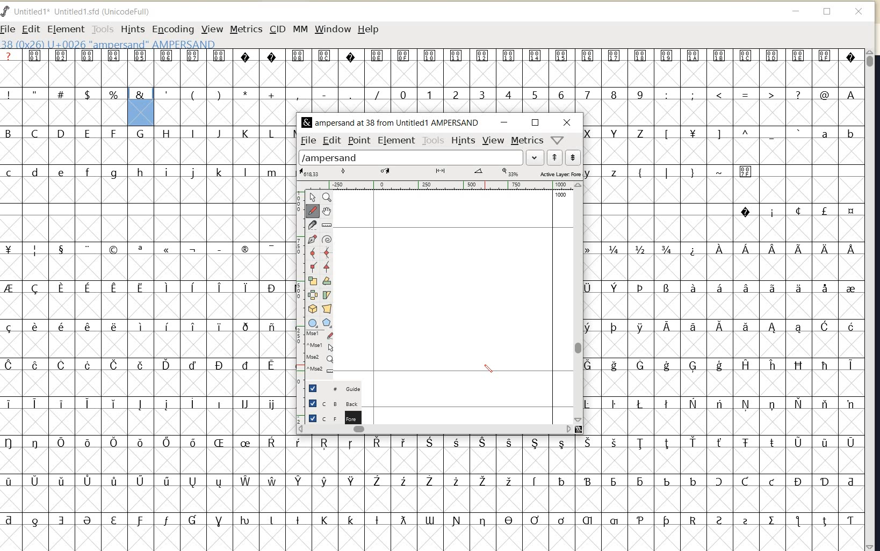  What do you see at coordinates (331, 417) in the screenshot?
I see `FOREGROUND` at bounding box center [331, 417].